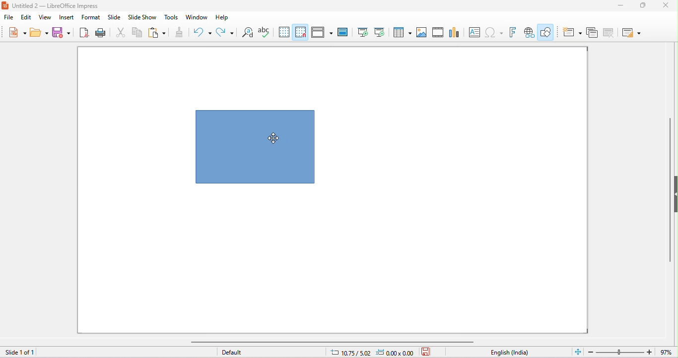  Describe the element at coordinates (351, 353) in the screenshot. I see `10.75/5.02 (cursor position)` at that location.